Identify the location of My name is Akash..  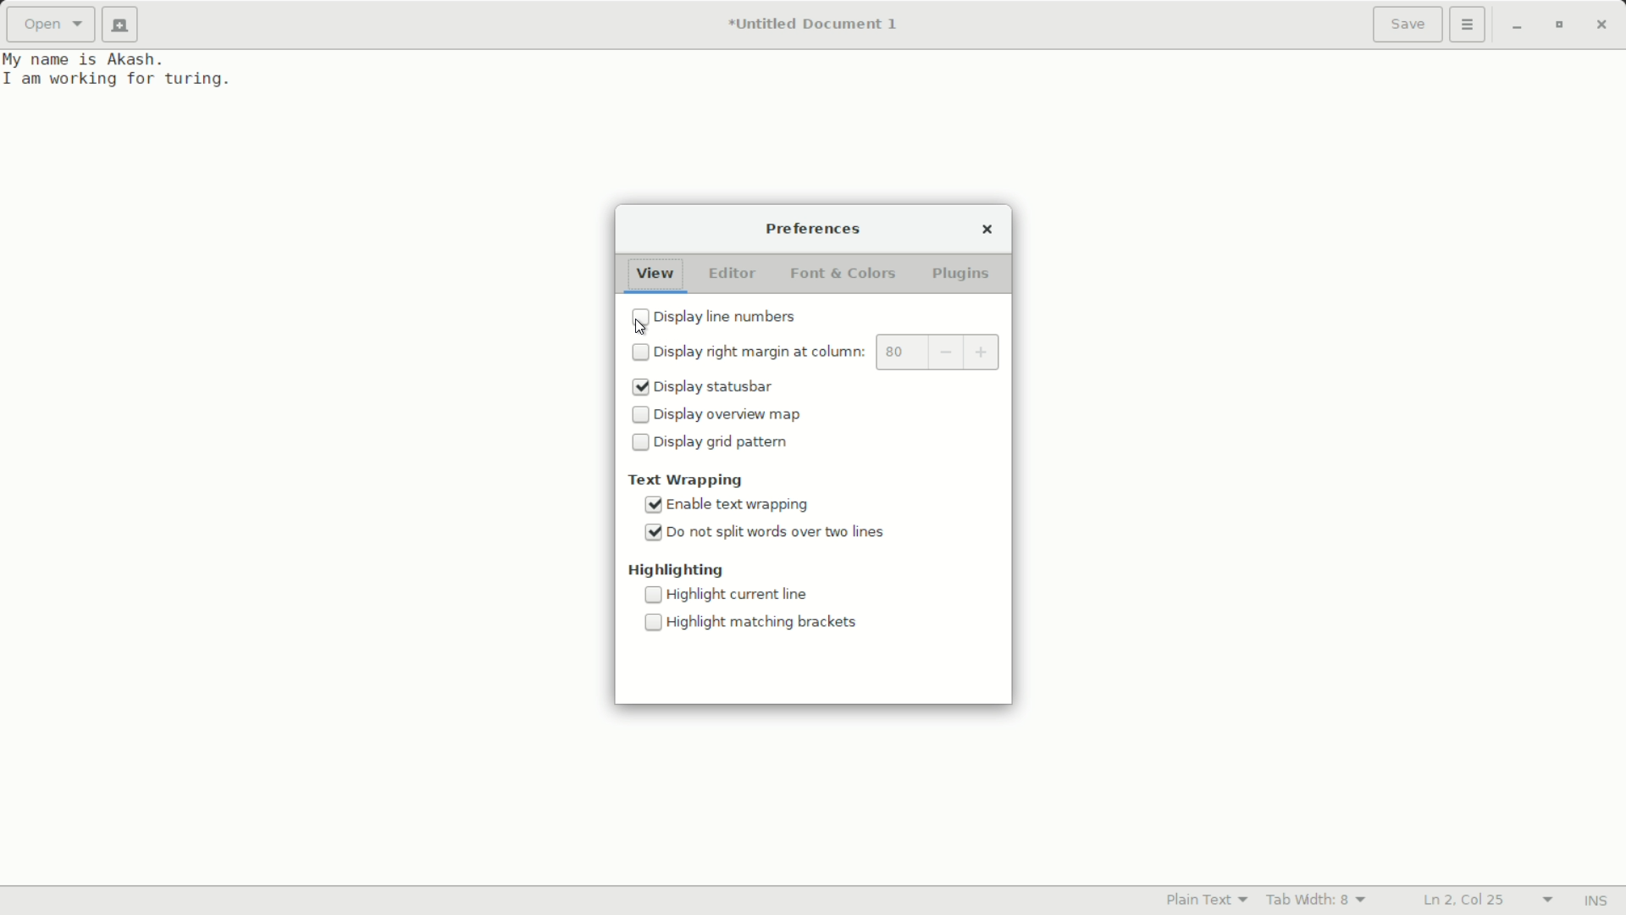
(86, 59).